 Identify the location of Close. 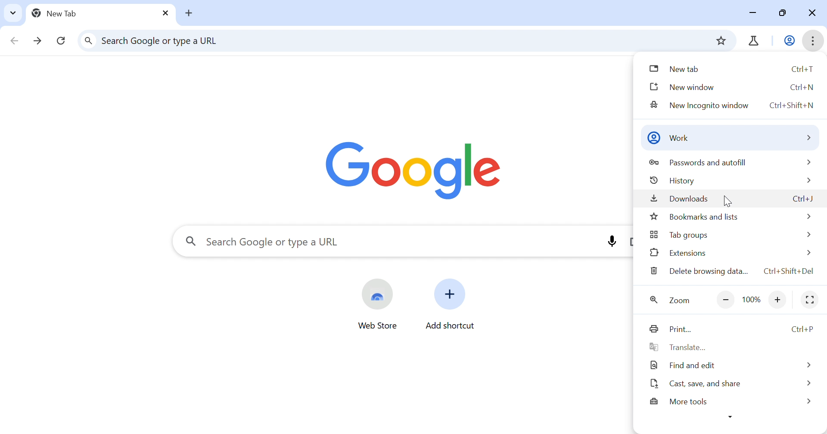
(165, 14).